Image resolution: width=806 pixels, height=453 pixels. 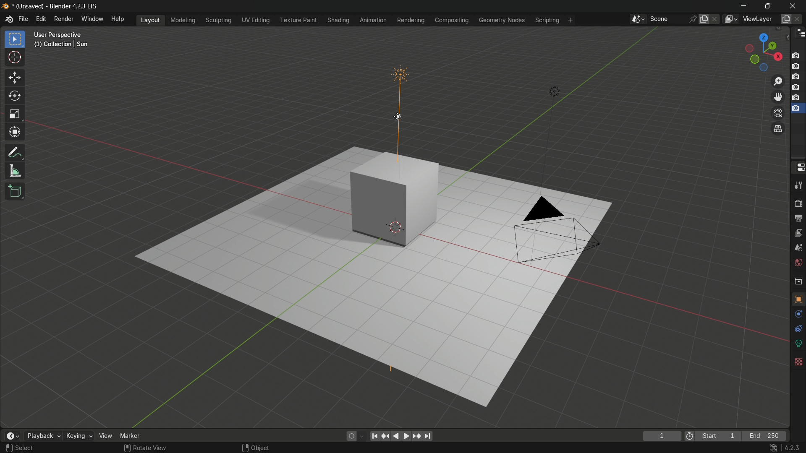 What do you see at coordinates (798, 185) in the screenshot?
I see `tools` at bounding box center [798, 185].